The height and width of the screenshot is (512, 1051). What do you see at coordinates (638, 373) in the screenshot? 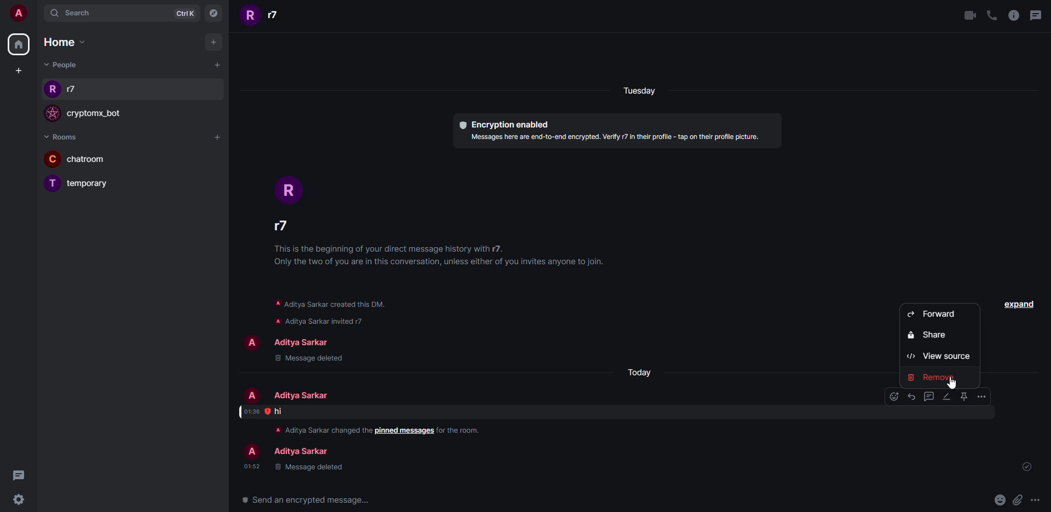
I see `day` at bounding box center [638, 373].